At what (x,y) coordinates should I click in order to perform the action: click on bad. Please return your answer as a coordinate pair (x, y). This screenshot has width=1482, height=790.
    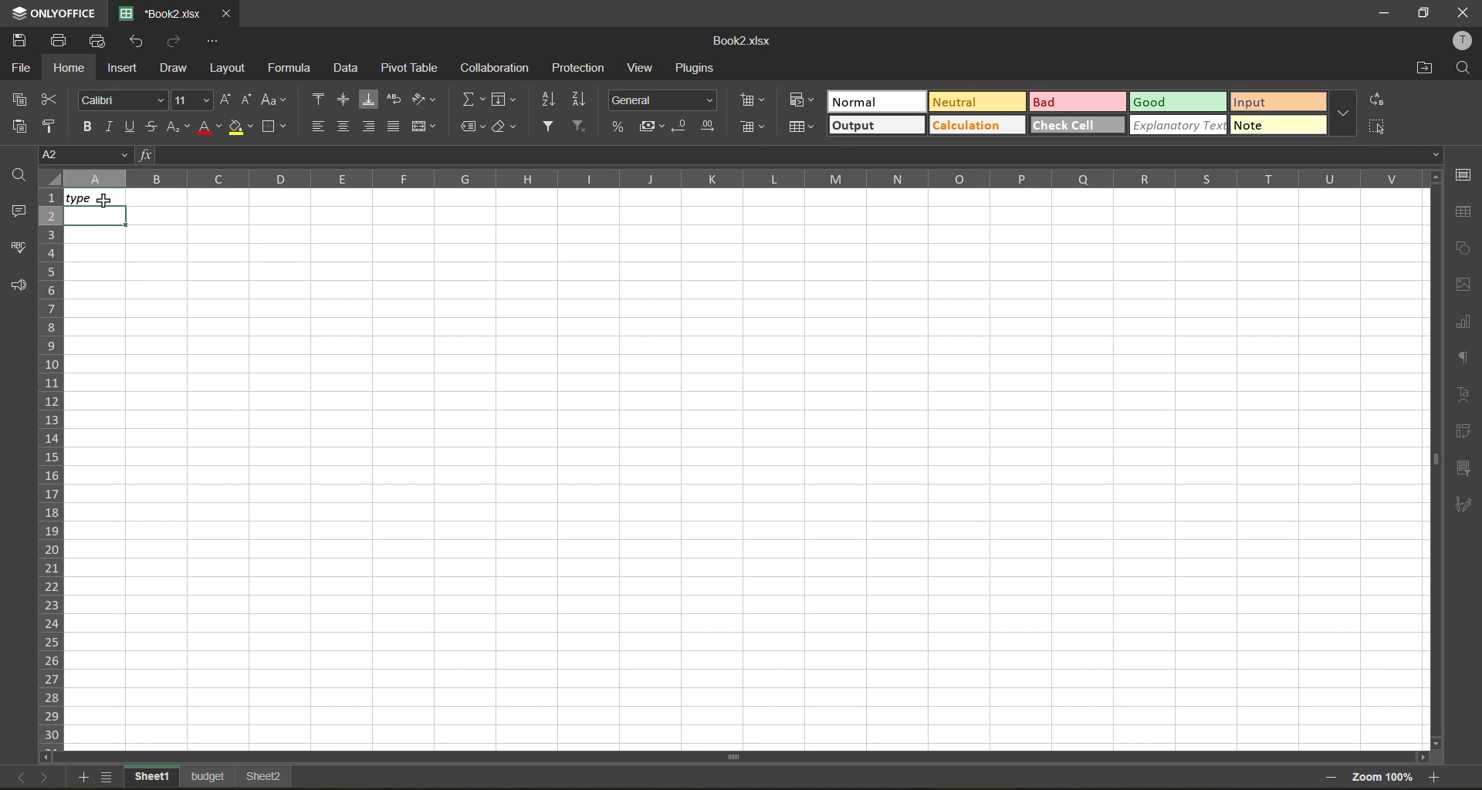
    Looking at the image, I should click on (1081, 102).